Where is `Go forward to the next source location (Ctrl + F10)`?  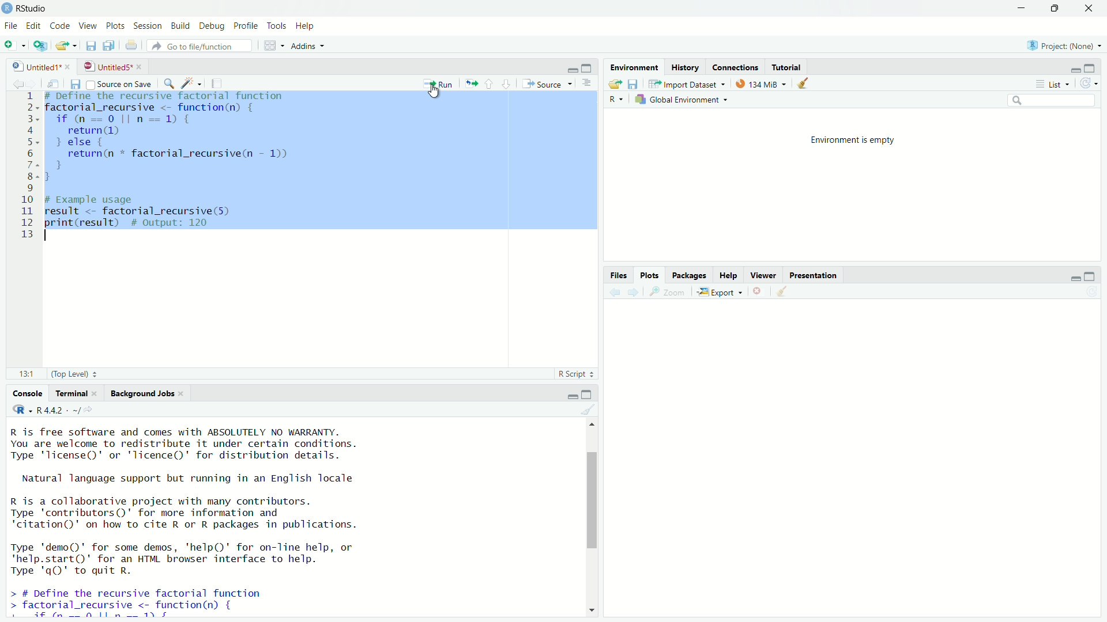 Go forward to the next source location (Ctrl + F10) is located at coordinates (36, 83).